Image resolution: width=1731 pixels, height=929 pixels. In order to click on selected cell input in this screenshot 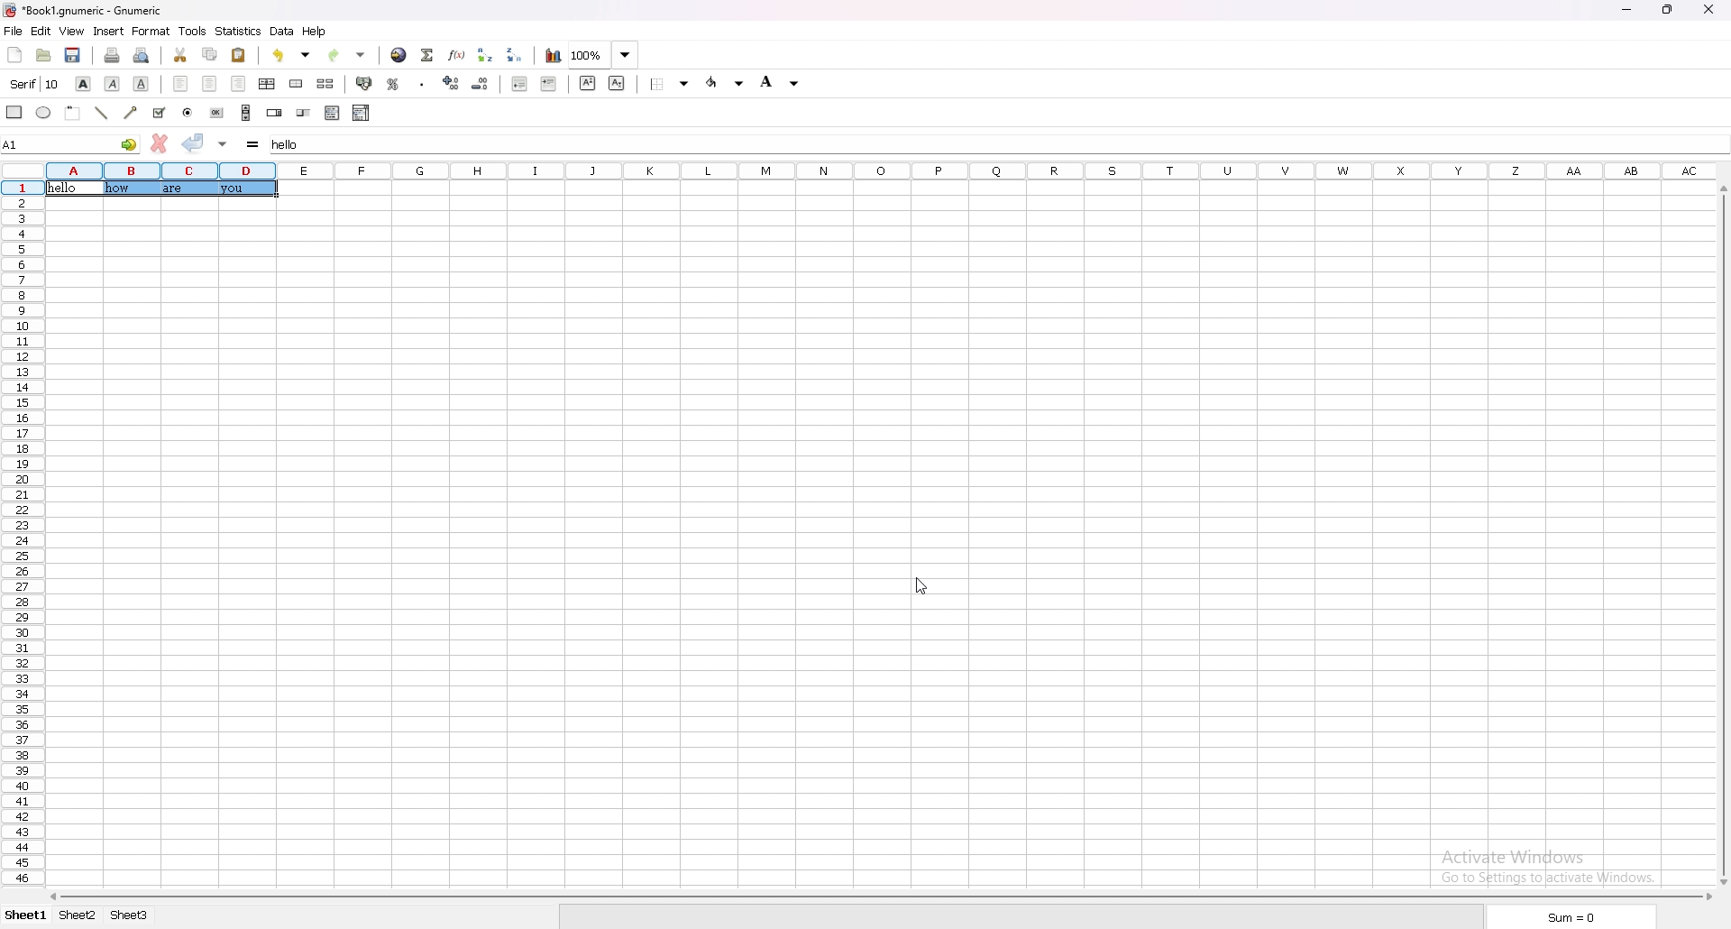, I will do `click(293, 144)`.